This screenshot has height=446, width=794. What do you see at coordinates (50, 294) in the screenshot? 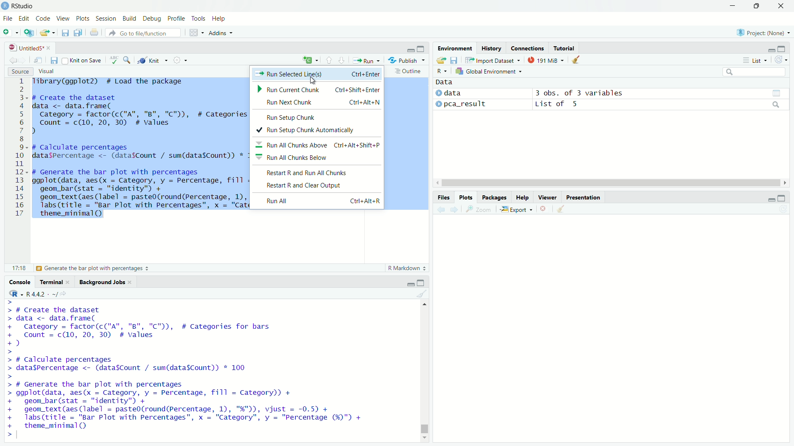
I see `R language version - R4.4.2` at bounding box center [50, 294].